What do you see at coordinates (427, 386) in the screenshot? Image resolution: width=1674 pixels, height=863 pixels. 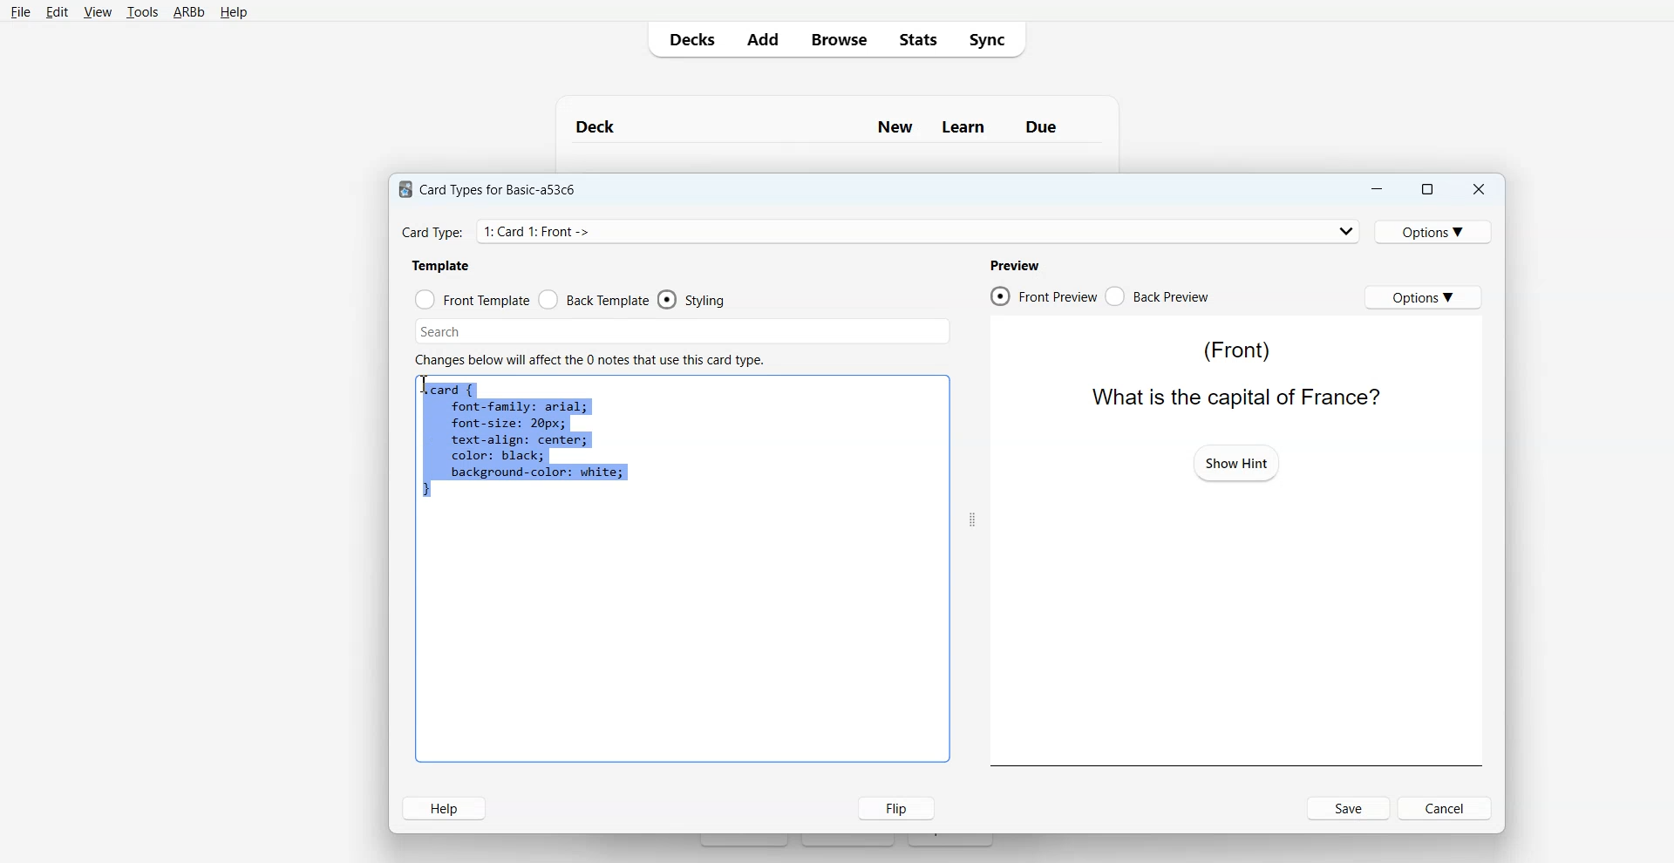 I see `Text Cursor` at bounding box center [427, 386].